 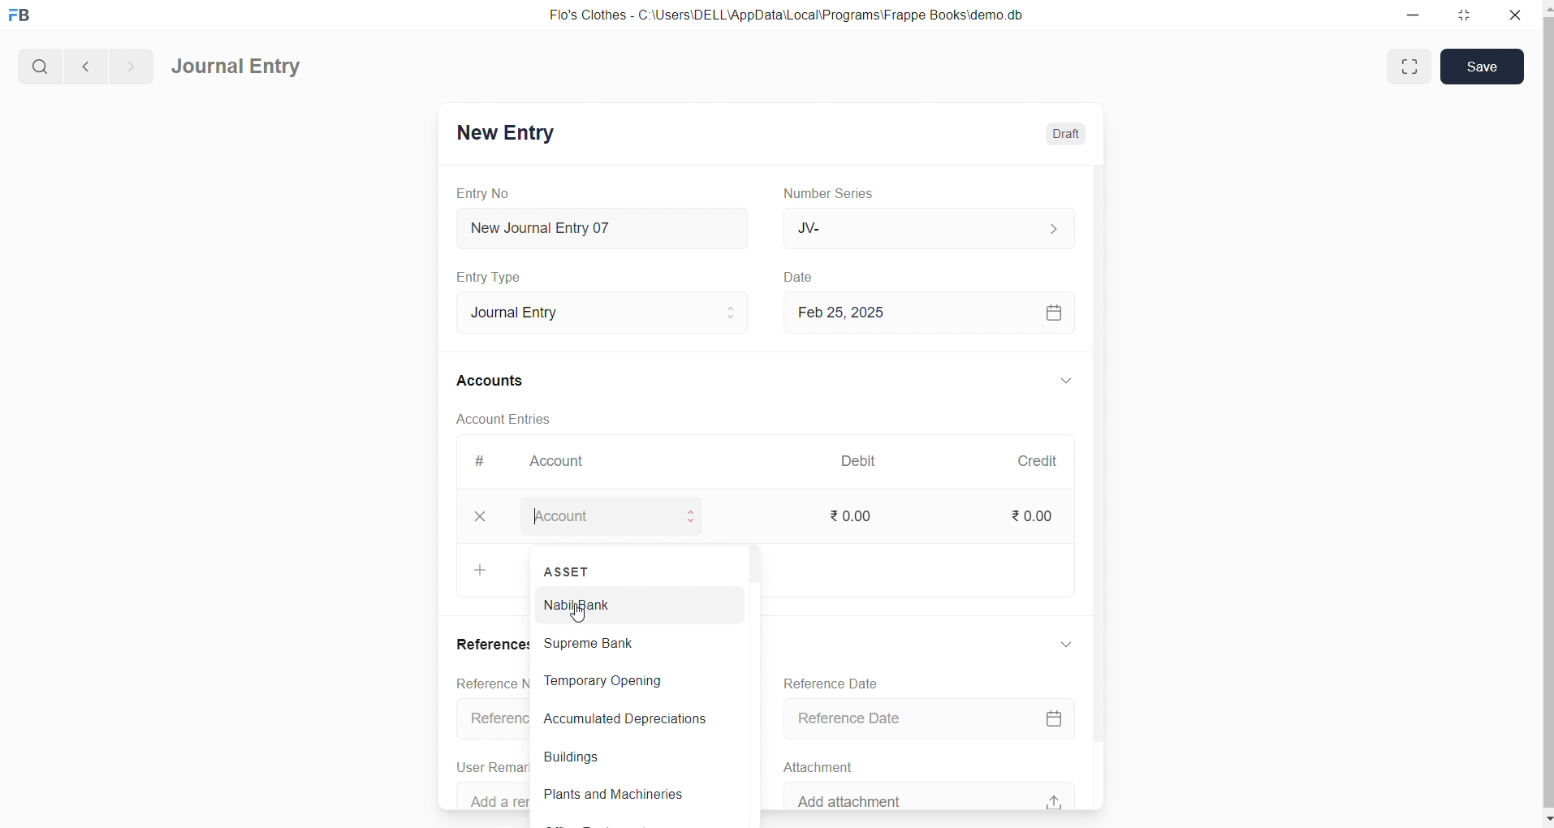 What do you see at coordinates (1544, 412) in the screenshot?
I see `vertical scroll bar` at bounding box center [1544, 412].